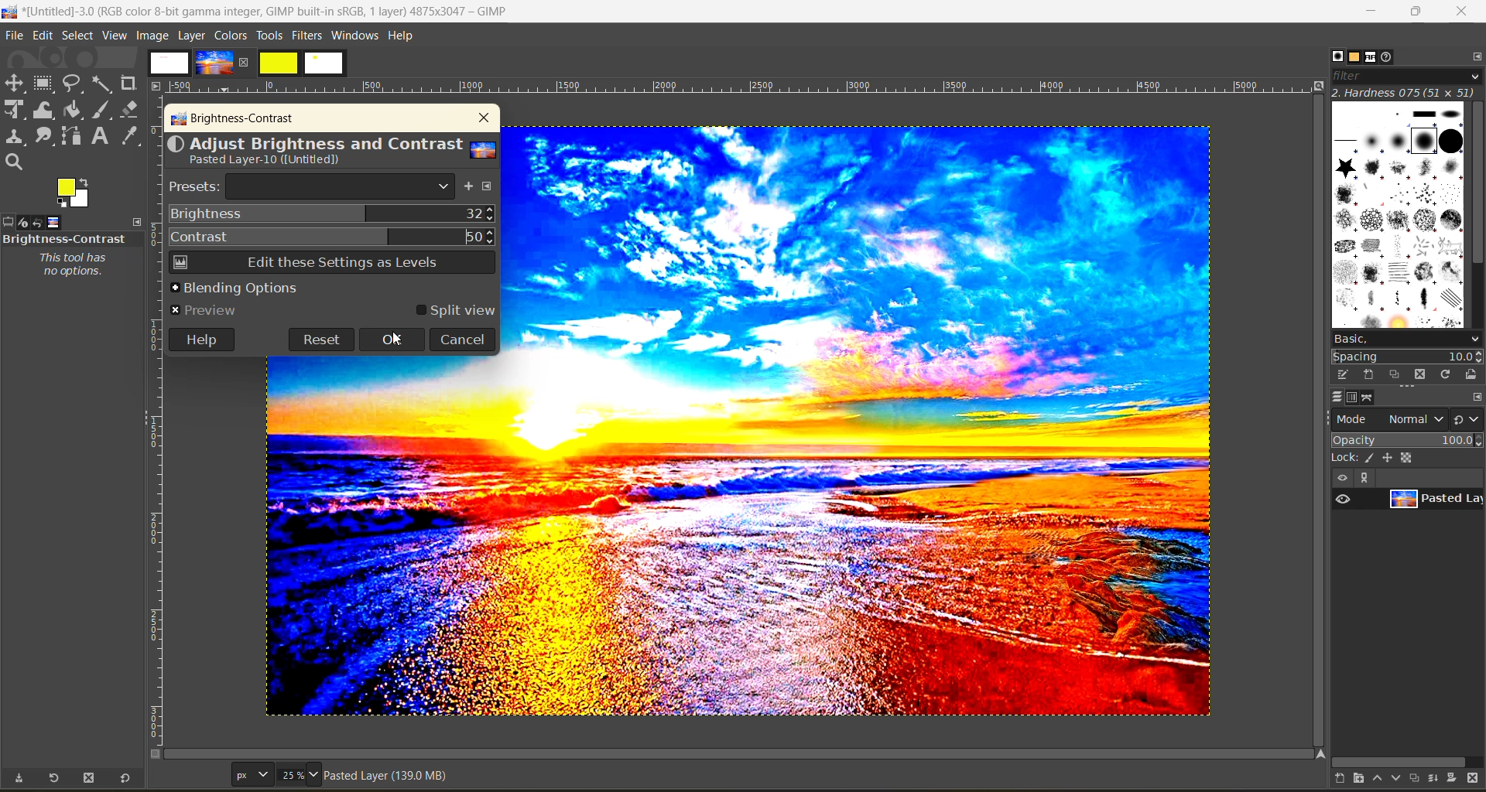 This screenshot has height=792, width=1486. What do you see at coordinates (866, 422) in the screenshot?
I see `image` at bounding box center [866, 422].